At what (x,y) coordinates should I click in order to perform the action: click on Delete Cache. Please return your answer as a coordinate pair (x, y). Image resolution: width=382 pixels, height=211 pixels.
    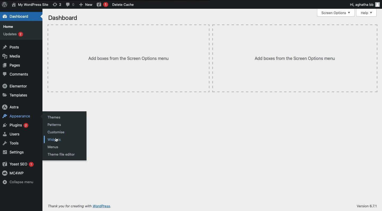
    Looking at the image, I should click on (117, 5).